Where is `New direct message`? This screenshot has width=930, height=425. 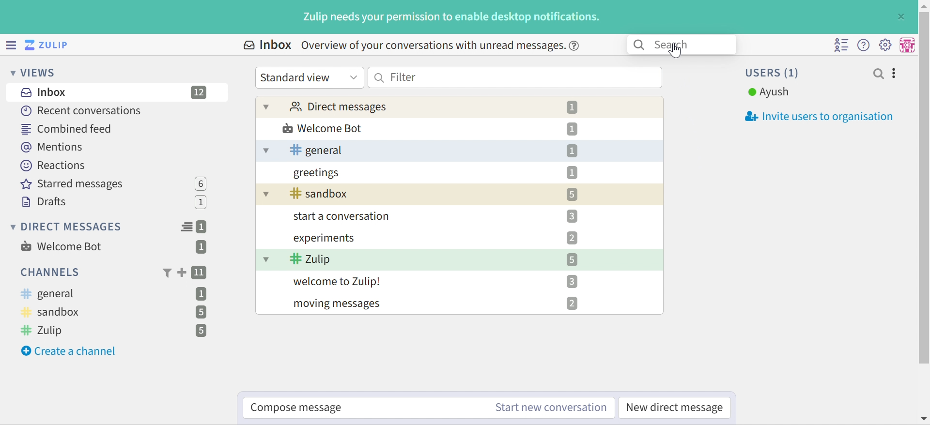
New direct message is located at coordinates (675, 408).